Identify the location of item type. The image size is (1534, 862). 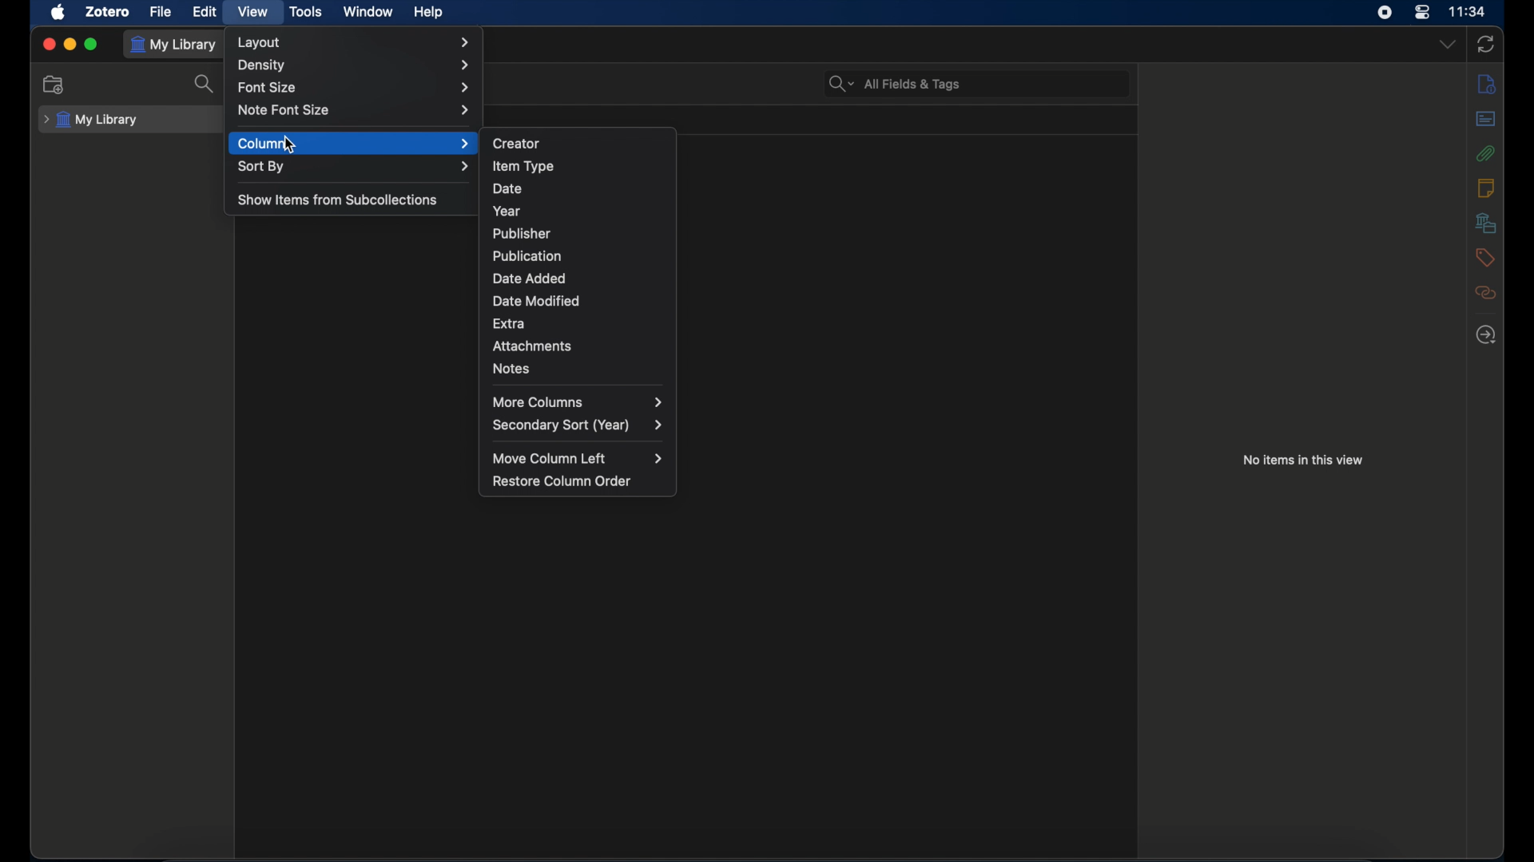
(524, 166).